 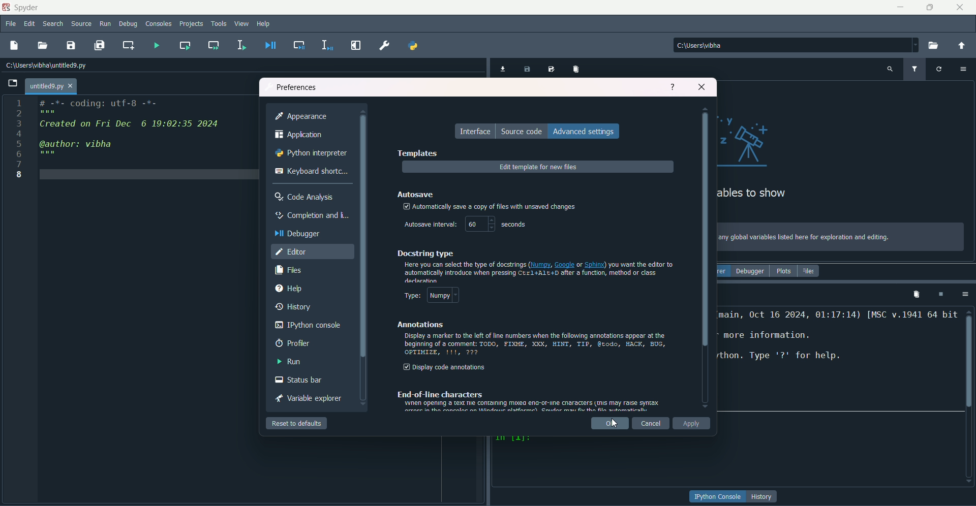 What do you see at coordinates (14, 45) in the screenshot?
I see `new file` at bounding box center [14, 45].